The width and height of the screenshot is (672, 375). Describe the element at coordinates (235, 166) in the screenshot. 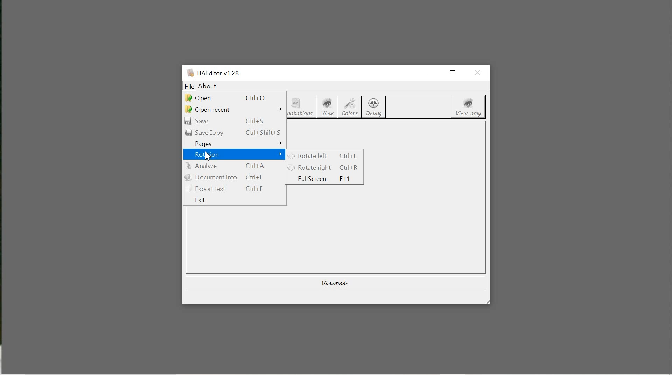

I see `analyze` at that location.